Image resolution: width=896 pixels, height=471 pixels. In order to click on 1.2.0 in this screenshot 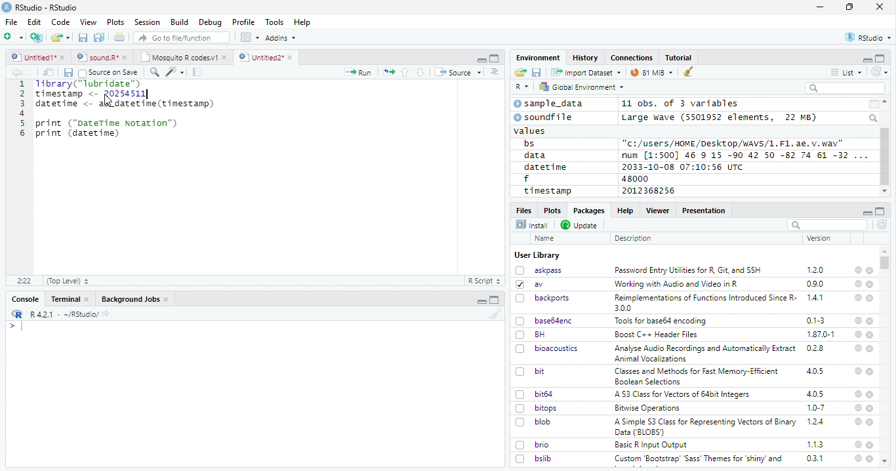, I will do `click(817, 270)`.